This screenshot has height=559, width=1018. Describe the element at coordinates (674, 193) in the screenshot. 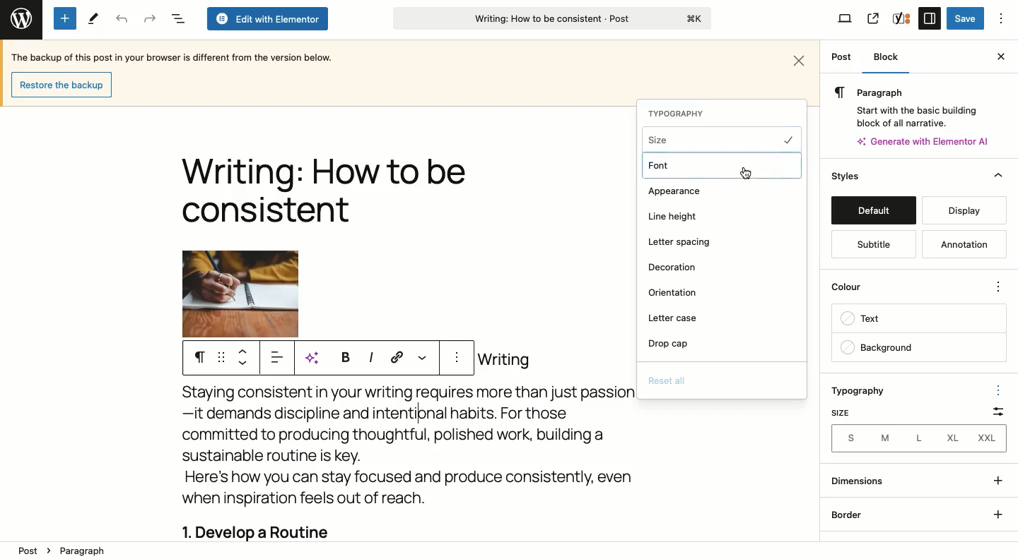

I see `Appearance` at that location.